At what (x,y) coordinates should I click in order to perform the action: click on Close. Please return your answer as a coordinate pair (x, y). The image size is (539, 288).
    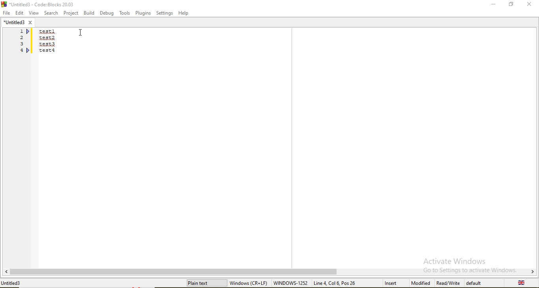
    Looking at the image, I should click on (529, 4).